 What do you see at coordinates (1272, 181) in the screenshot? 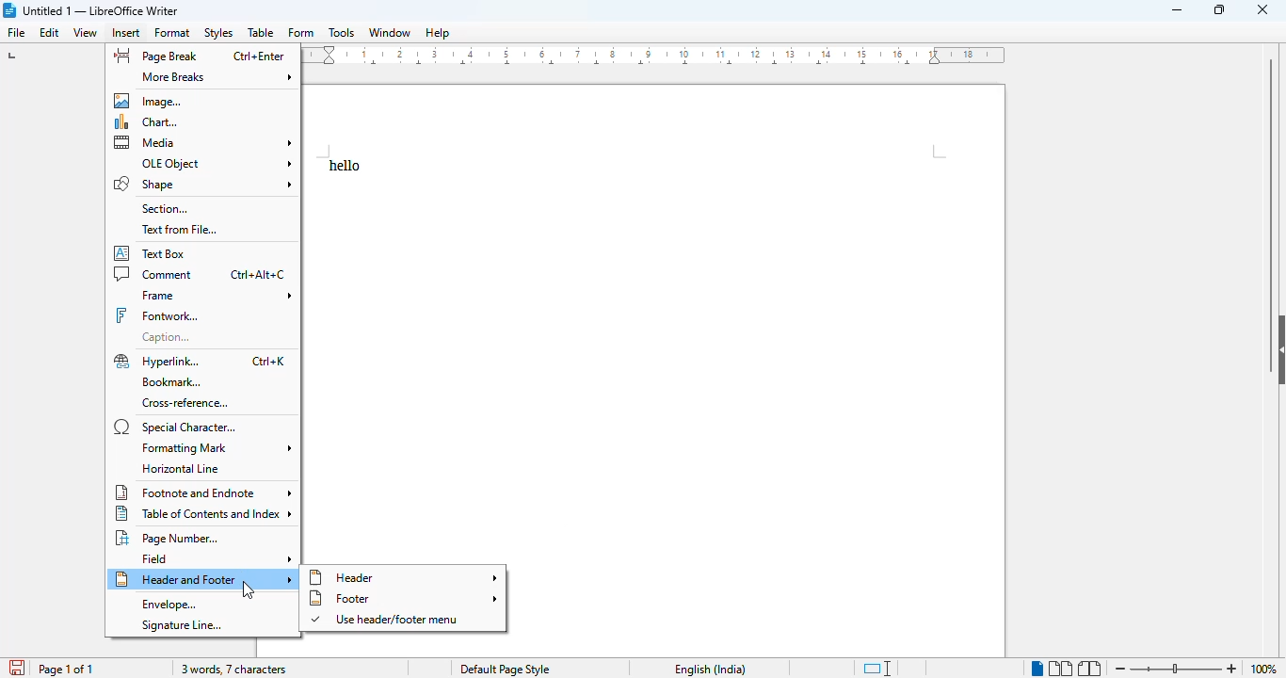
I see `vertical scroll bar` at bounding box center [1272, 181].